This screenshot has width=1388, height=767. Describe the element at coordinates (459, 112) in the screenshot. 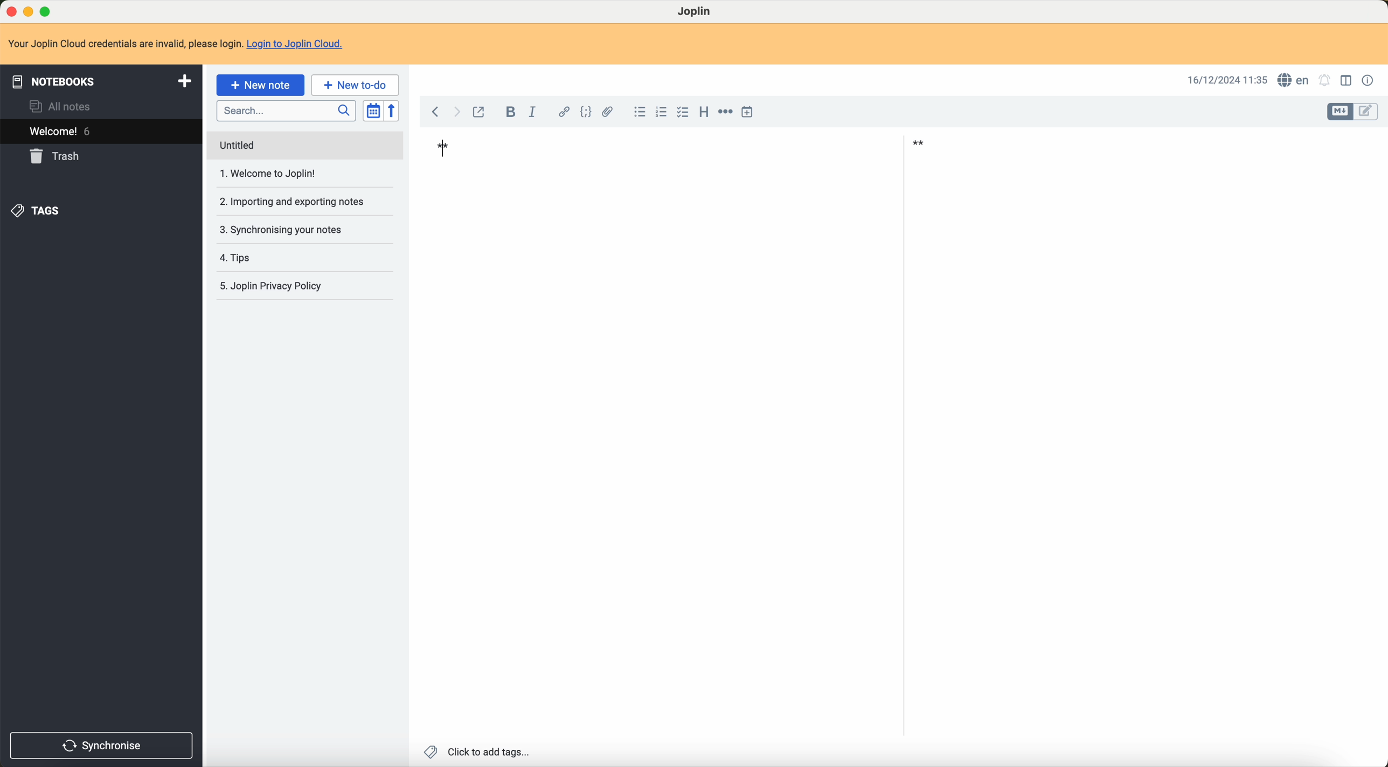

I see `foward` at that location.